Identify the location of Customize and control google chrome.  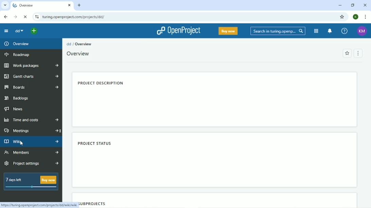
(365, 17).